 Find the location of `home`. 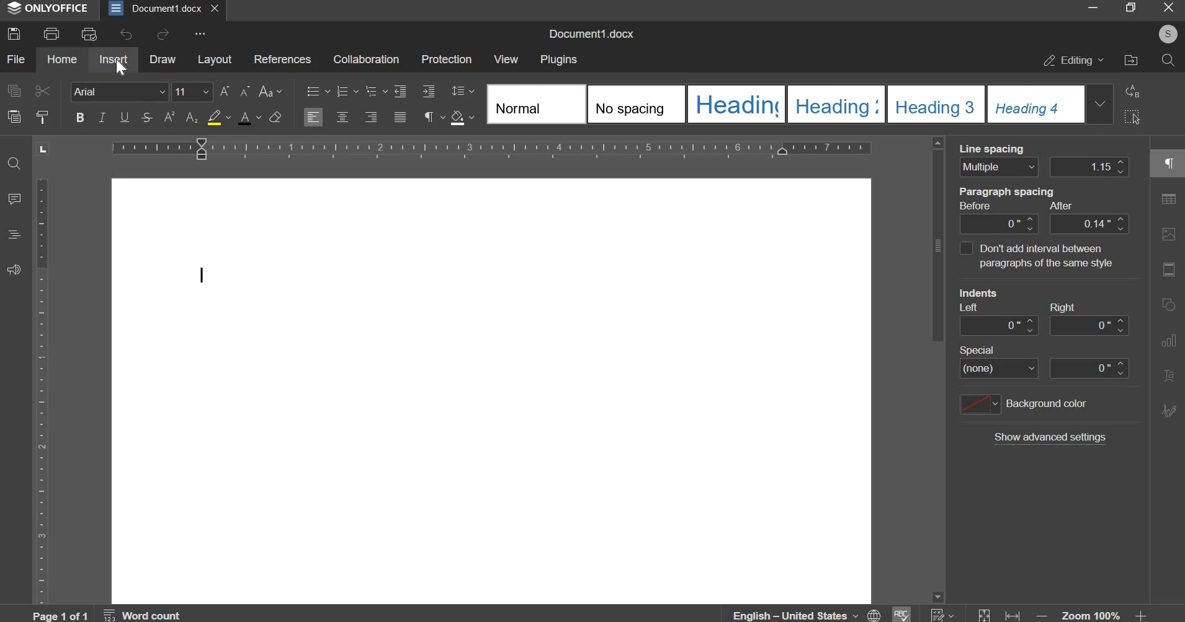

home is located at coordinates (61, 59).